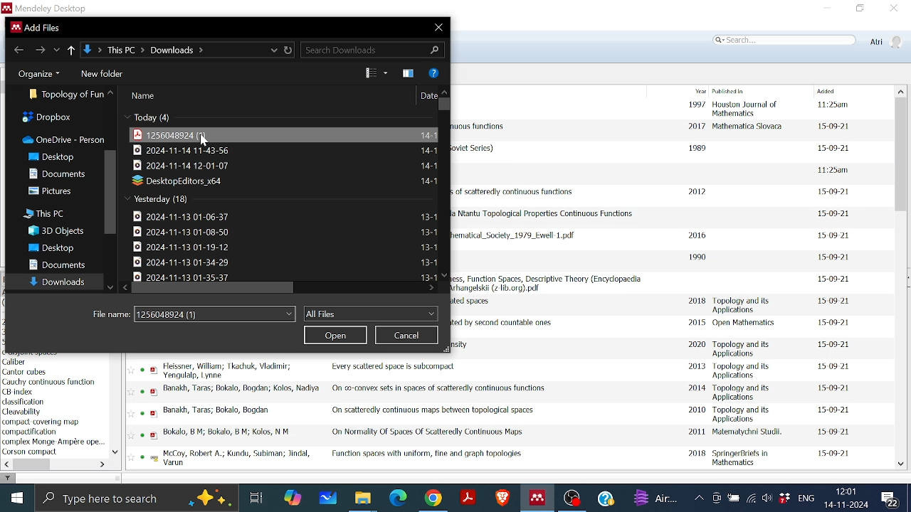 This screenshot has width=911, height=512. I want to click on name, so click(151, 96).